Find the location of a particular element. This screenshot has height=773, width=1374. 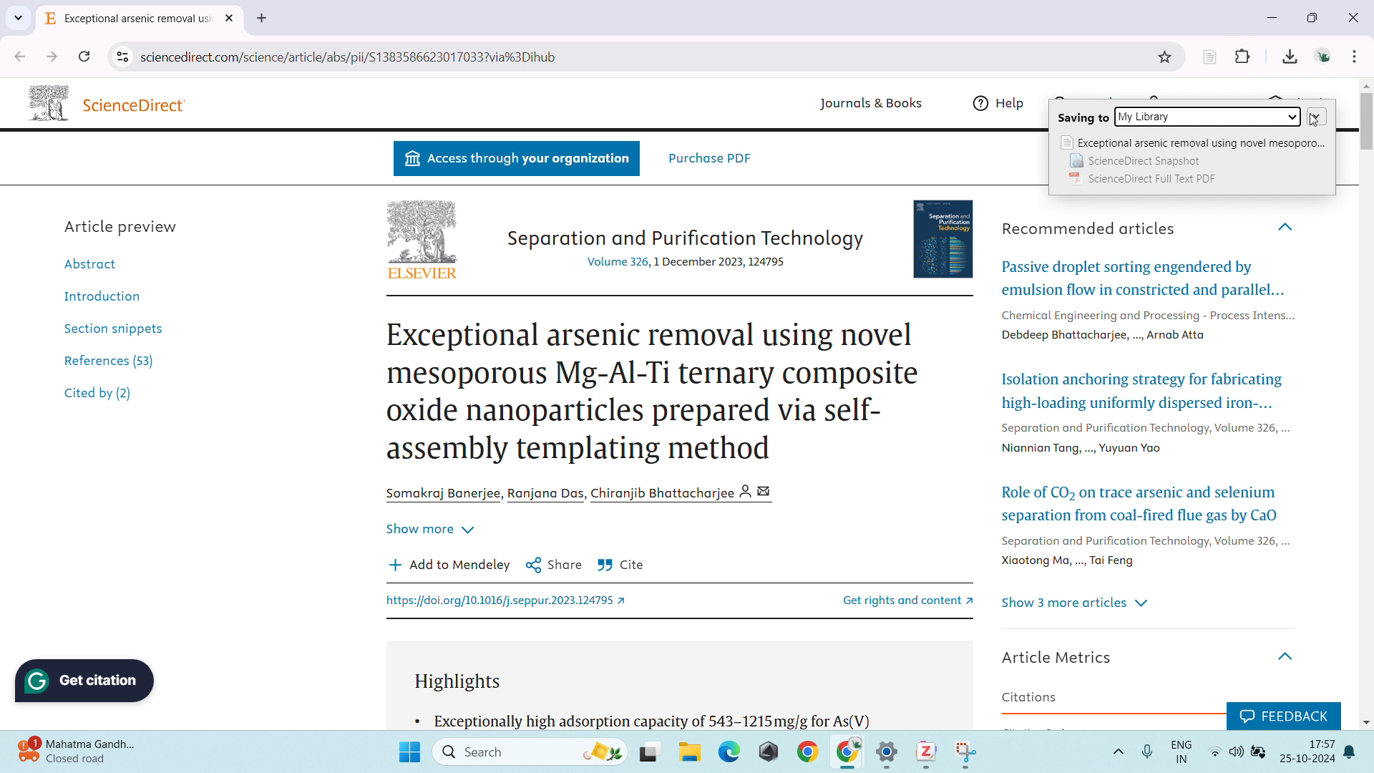

search for tabs is located at coordinates (18, 18).